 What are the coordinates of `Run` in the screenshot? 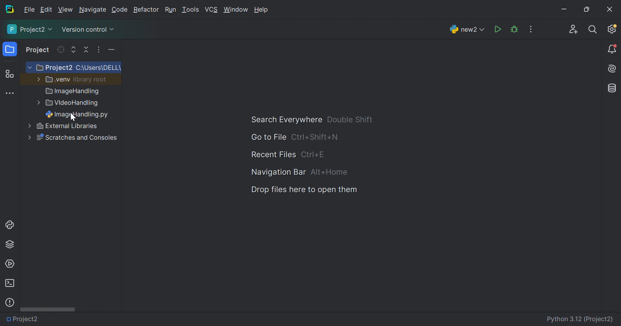 It's located at (498, 30).